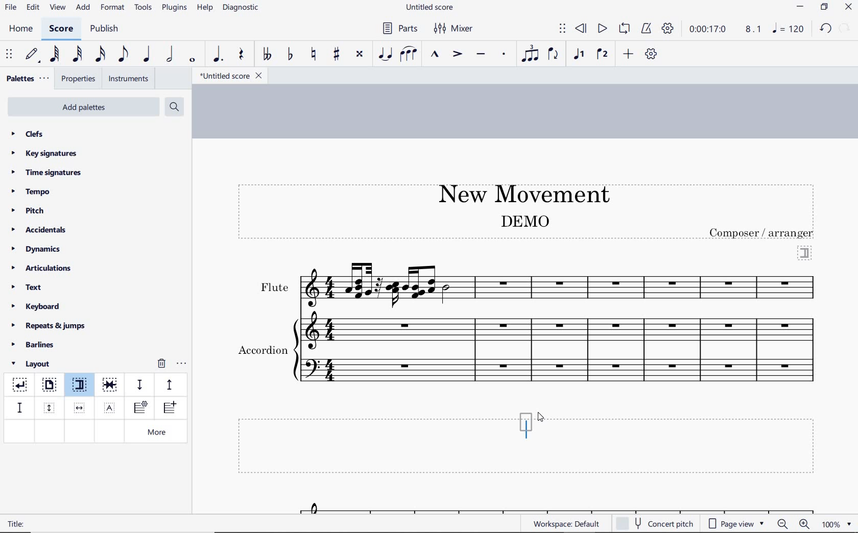 The width and height of the screenshot is (858, 533). What do you see at coordinates (315, 55) in the screenshot?
I see `toggle natural` at bounding box center [315, 55].